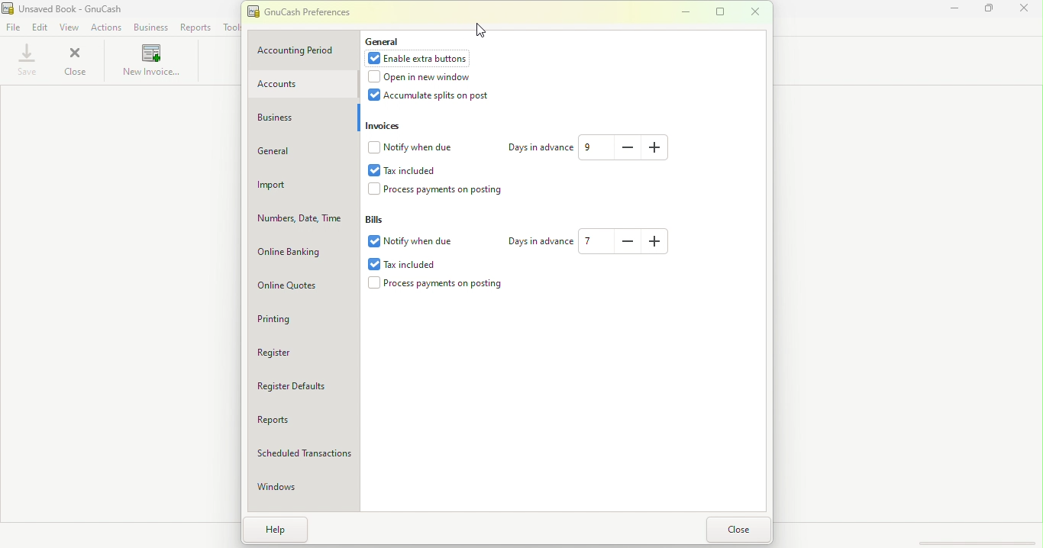  What do you see at coordinates (989, 11) in the screenshot?
I see `Maximize` at bounding box center [989, 11].